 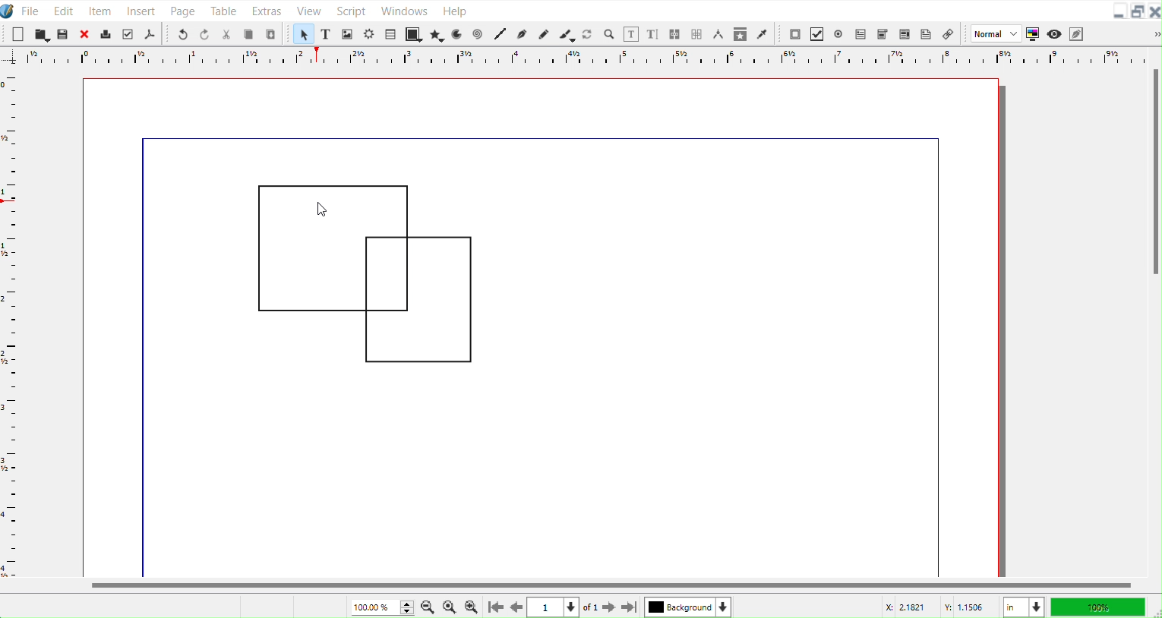 I want to click on Cursor, so click(x=321, y=210).